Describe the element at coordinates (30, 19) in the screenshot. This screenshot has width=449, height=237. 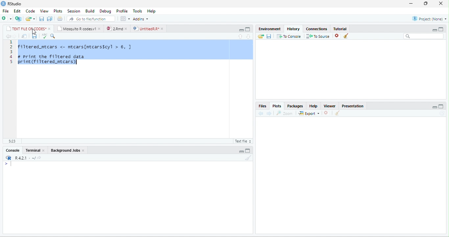
I see `open file` at that location.